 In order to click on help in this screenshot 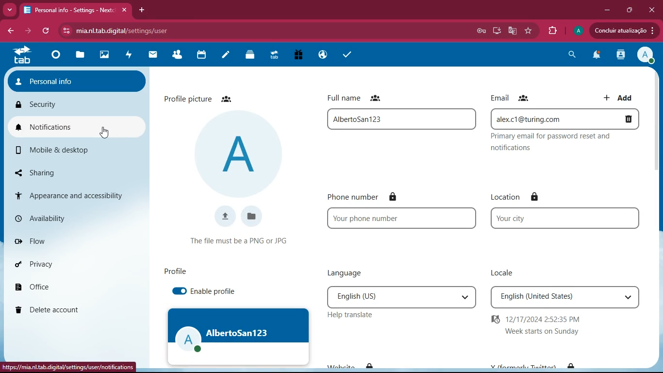, I will do `click(352, 316)`.